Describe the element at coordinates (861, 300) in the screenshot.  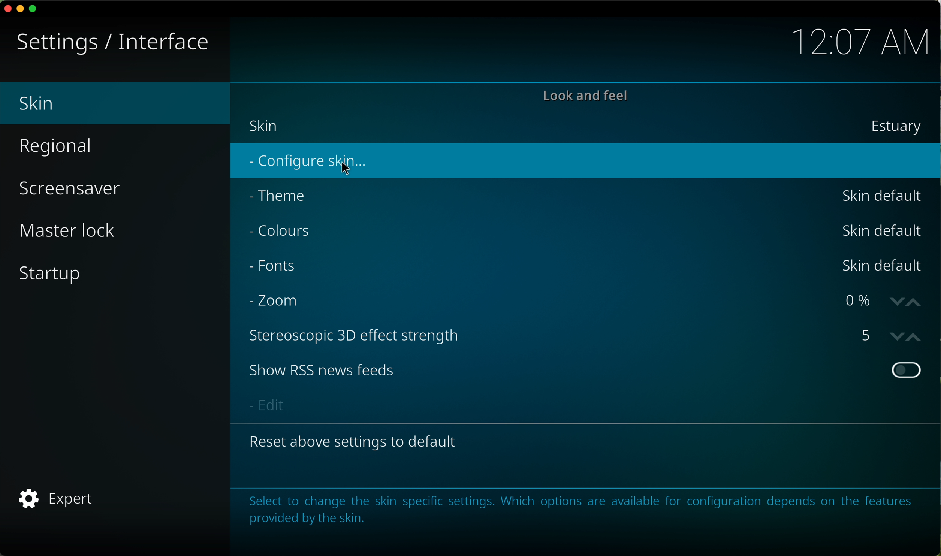
I see `0%` at that location.